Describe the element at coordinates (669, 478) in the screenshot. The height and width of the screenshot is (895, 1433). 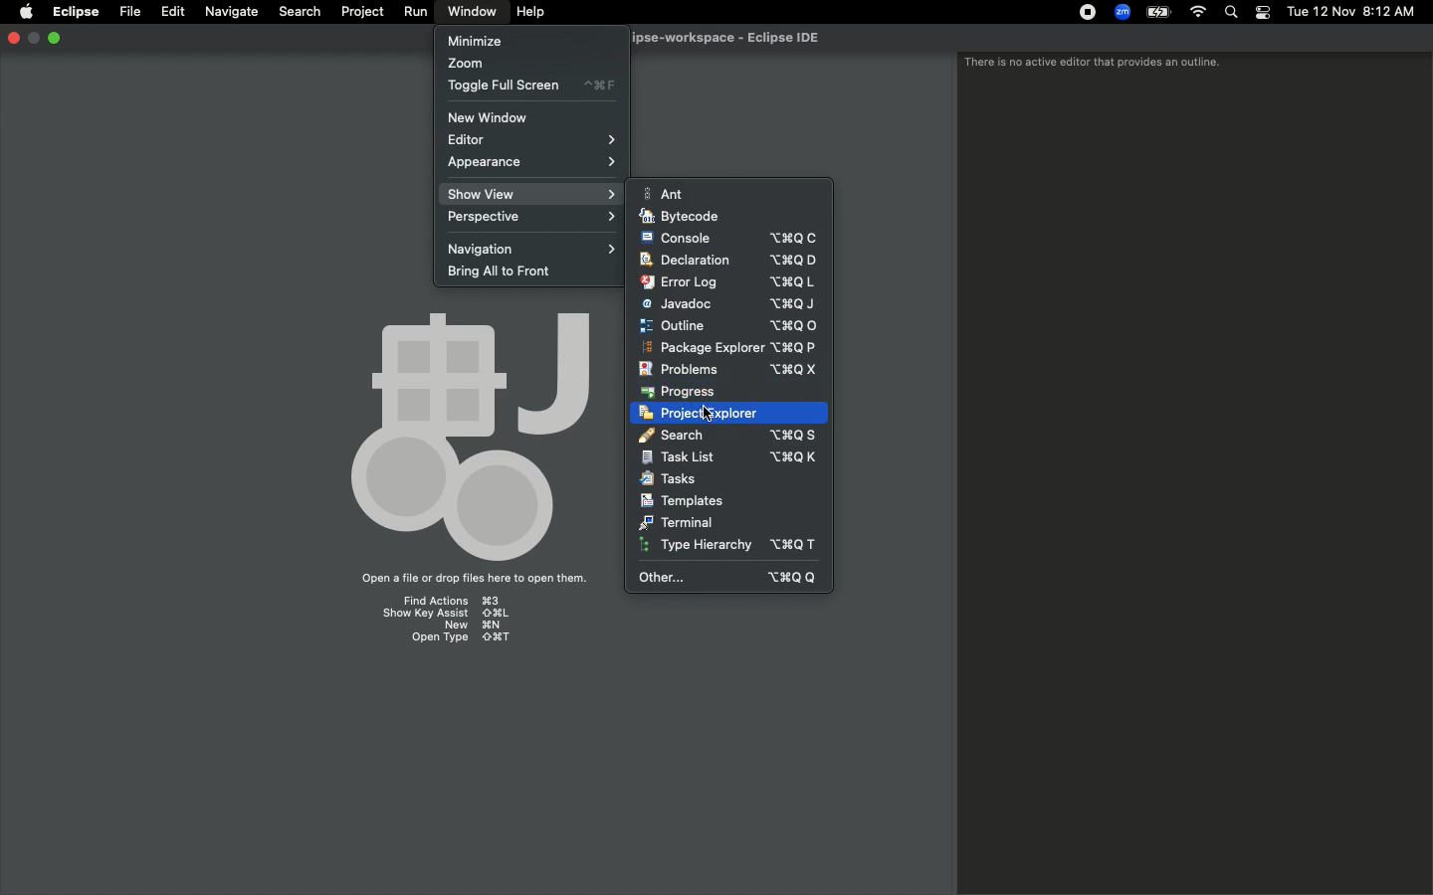
I see `Tasks` at that location.